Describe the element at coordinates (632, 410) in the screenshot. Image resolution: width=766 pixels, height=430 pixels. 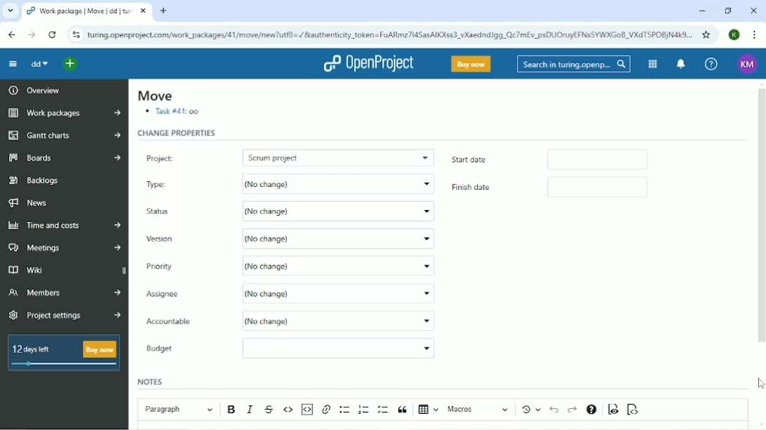
I see `Switch to markdown source` at that location.